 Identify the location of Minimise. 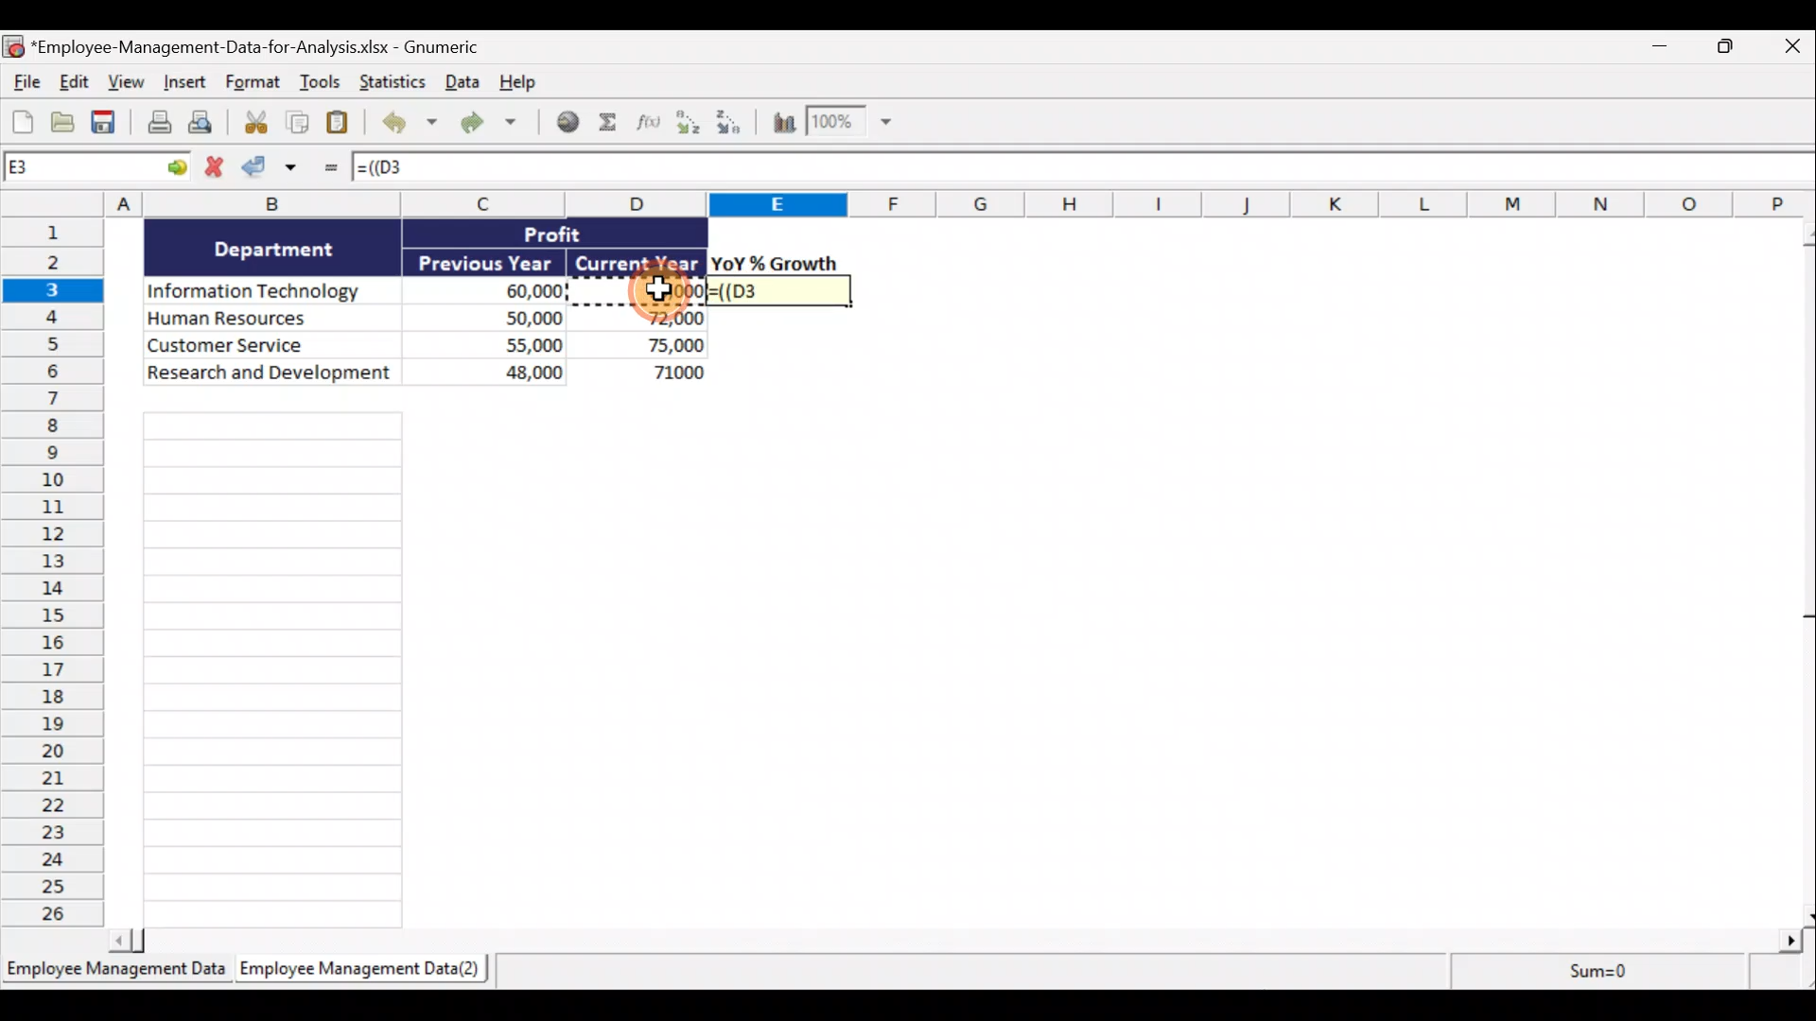
(1656, 50).